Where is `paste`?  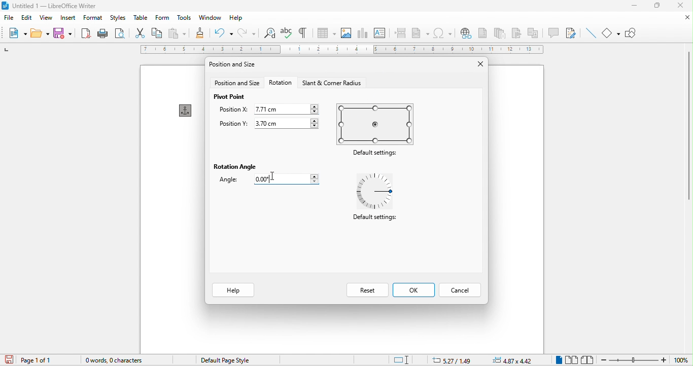
paste is located at coordinates (177, 33).